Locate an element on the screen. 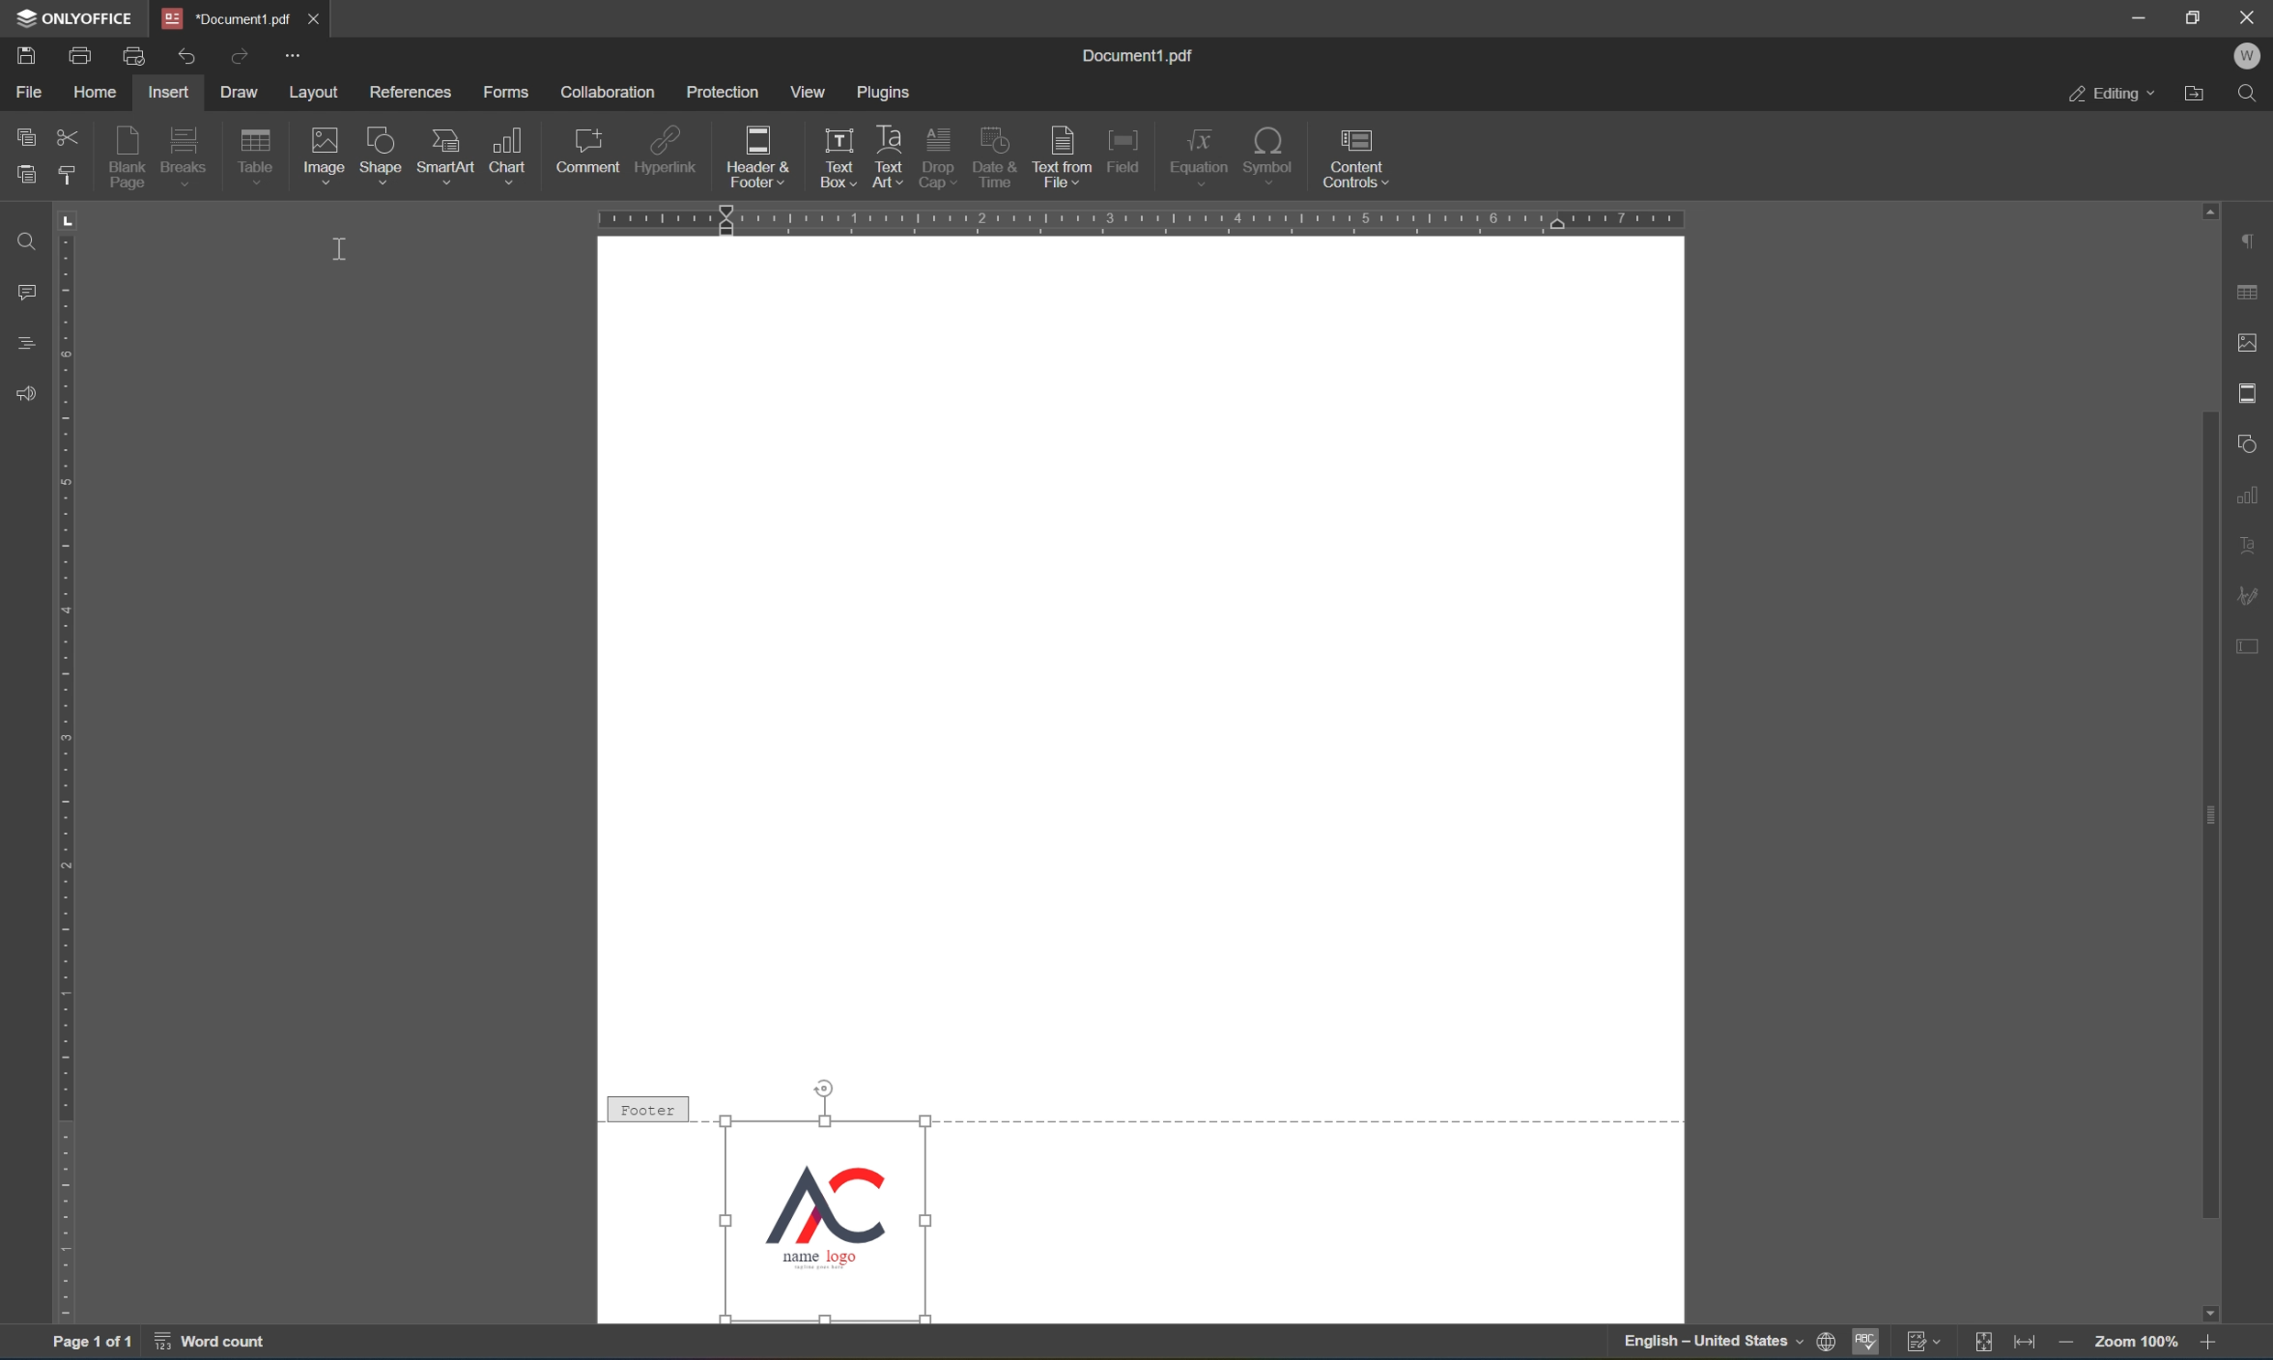 The image size is (2273, 1360). headings is located at coordinates (25, 343).